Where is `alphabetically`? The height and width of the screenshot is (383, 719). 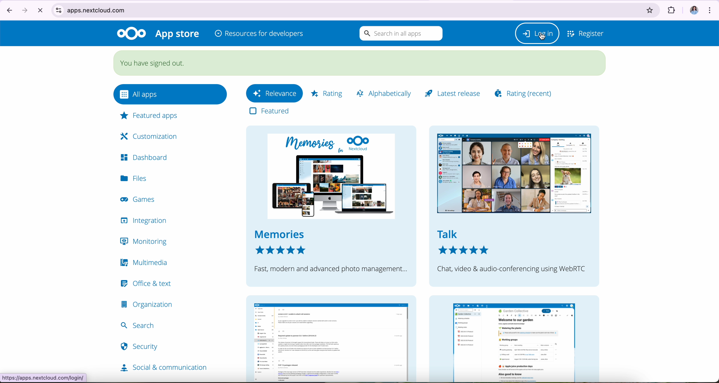 alphabetically is located at coordinates (386, 94).